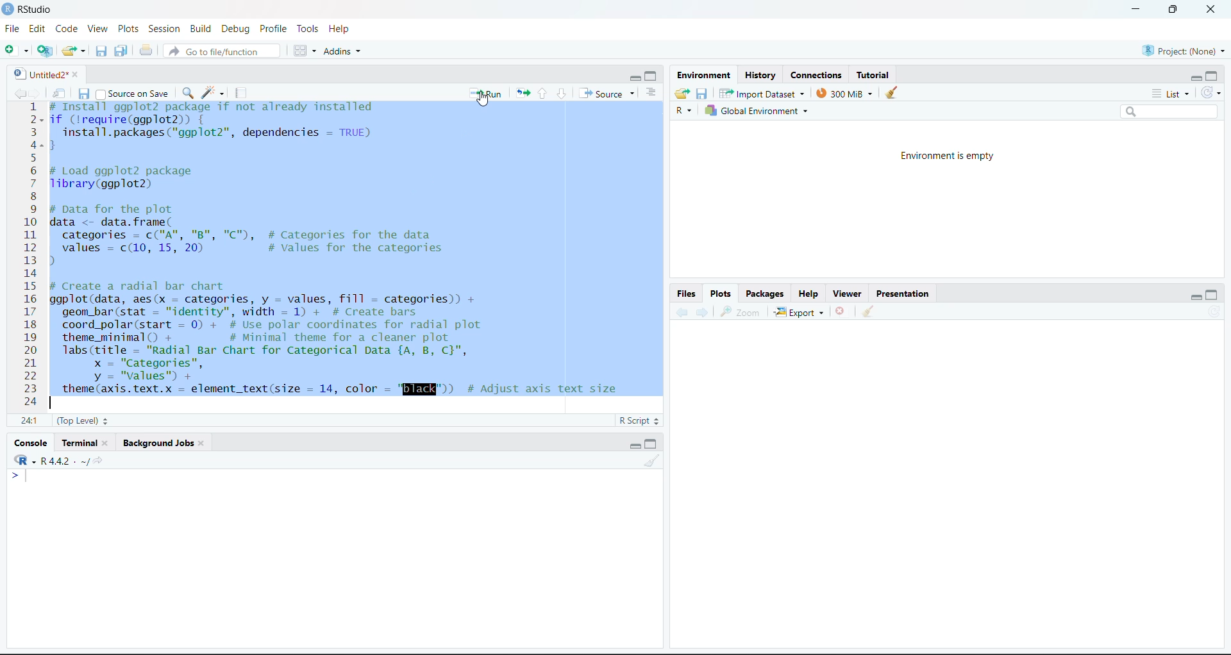 Image resolution: width=1231 pixels, height=655 pixels. What do you see at coordinates (353, 252) in the screenshot?
I see `install ggp to 2 package if not already installed if (lrequire(ggplot2)) {install.packages("ggplot2", dependencies = TRUE)}# Load ggplot2 packageTibrary(ggplot2)# Data for the plot Idata <- data.frame(categories = c("A", "B", "C"), # Categories for the datavalues = c(10, 15, 20) # values for the categories)# Create a radial bar chartggplot(data, aes(x = categories, y = values, fill = categories)) +geom_bar(stat = "identity", width = 1) + # Create barscoord_polar(start = 0) + # Use polar coordinates for radial plottheme_minimal() + # Minimal theme for a cleaner plotlabs(title = "Radial Bar Chart for Categorical Data {A, B, C}",x = "Categories",y = "values" +~ theme(axis.text.x = element_text(size = 14, color = 'BIENER)) 4 Adjust axis text size` at bounding box center [353, 252].